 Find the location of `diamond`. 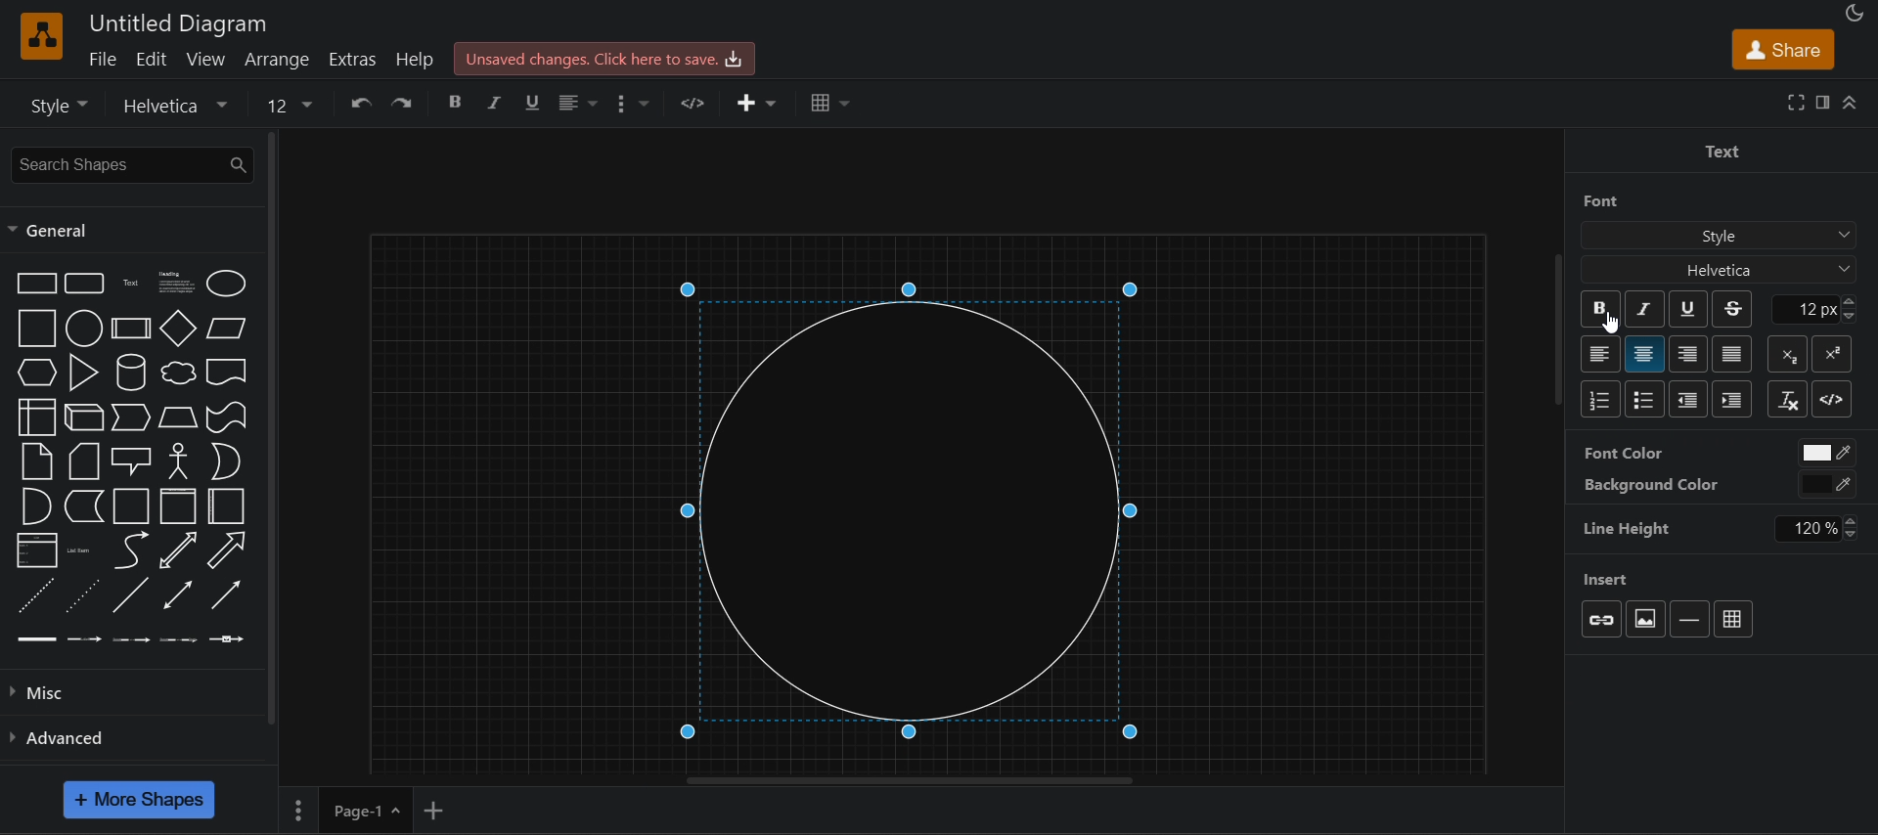

diamond is located at coordinates (178, 328).